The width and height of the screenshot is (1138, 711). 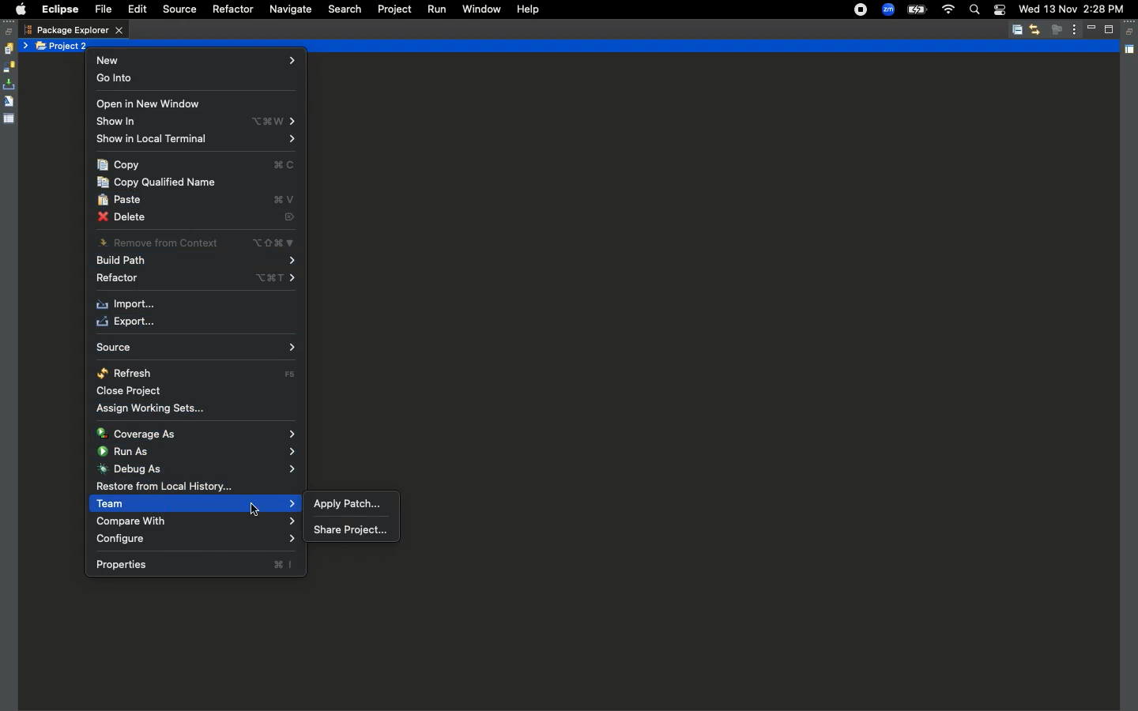 What do you see at coordinates (195, 140) in the screenshot?
I see `Show in local terminal` at bounding box center [195, 140].